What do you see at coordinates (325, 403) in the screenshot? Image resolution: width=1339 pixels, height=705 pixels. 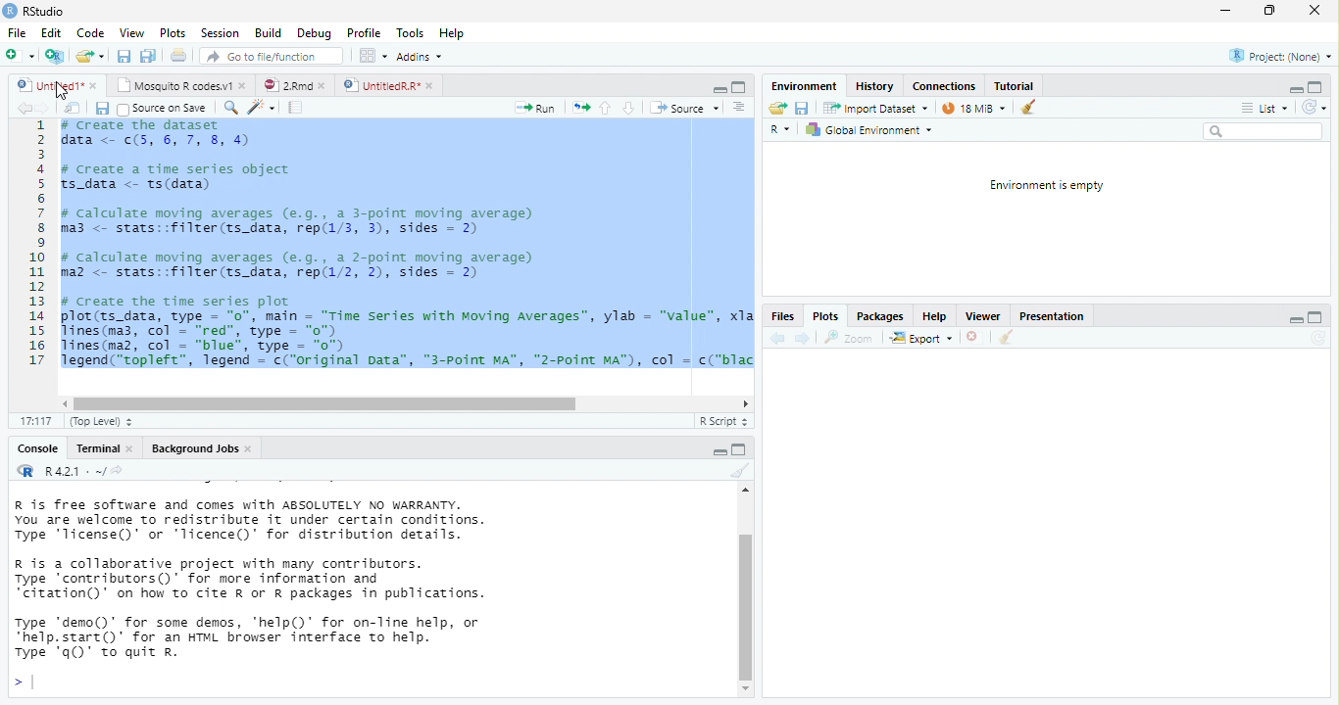 I see `horizontal scrollbar` at bounding box center [325, 403].